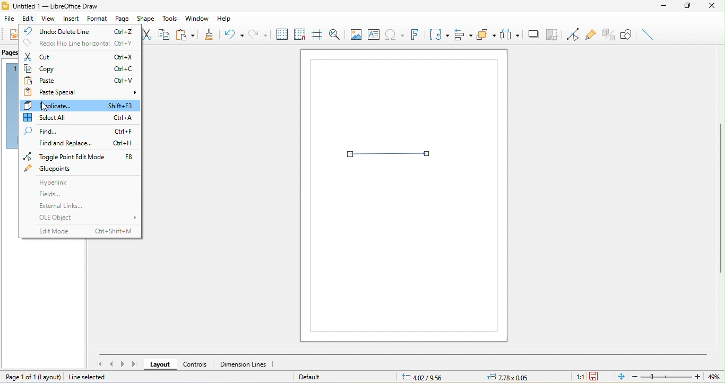 The height and width of the screenshot is (383, 725). I want to click on fields, so click(56, 194).